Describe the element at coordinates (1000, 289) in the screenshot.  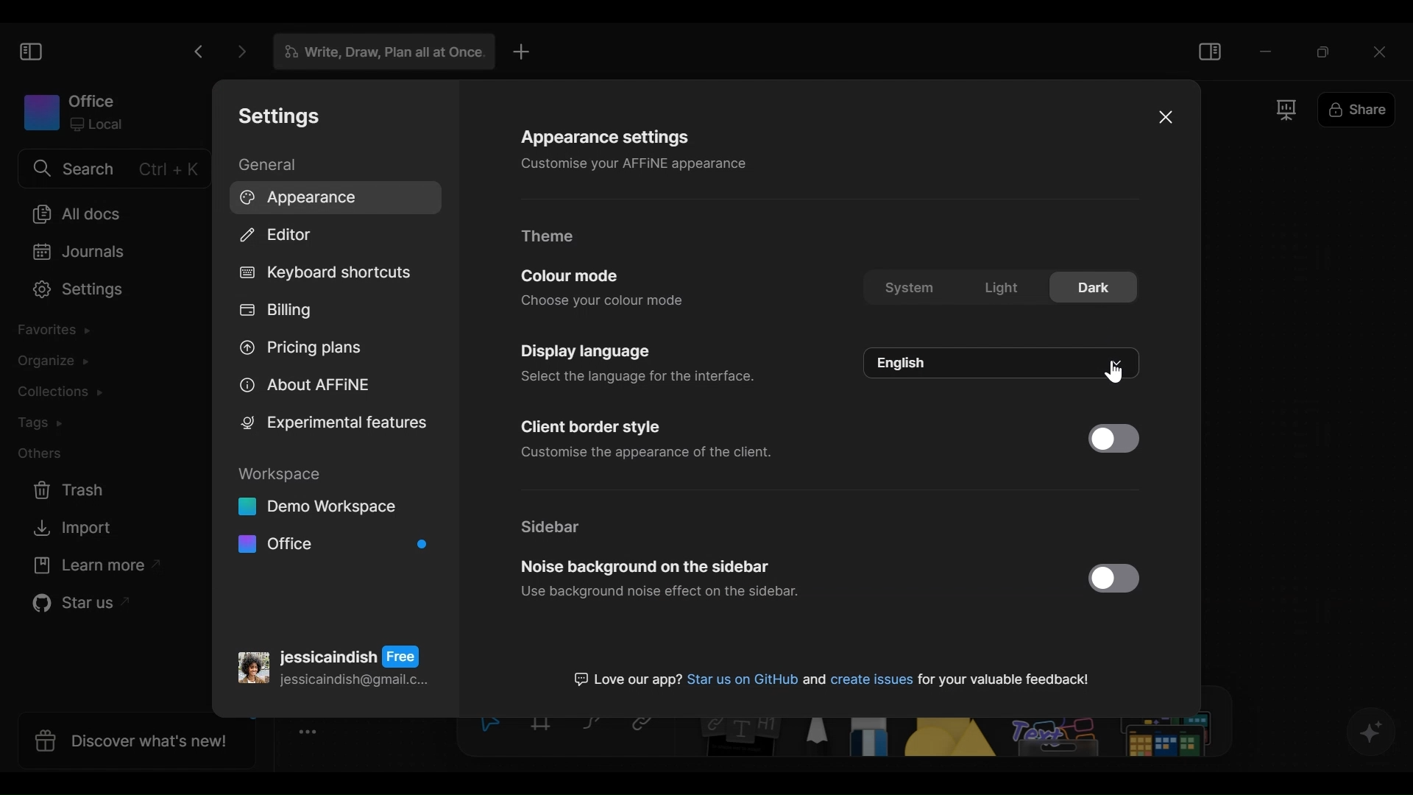
I see `color mode options` at that location.